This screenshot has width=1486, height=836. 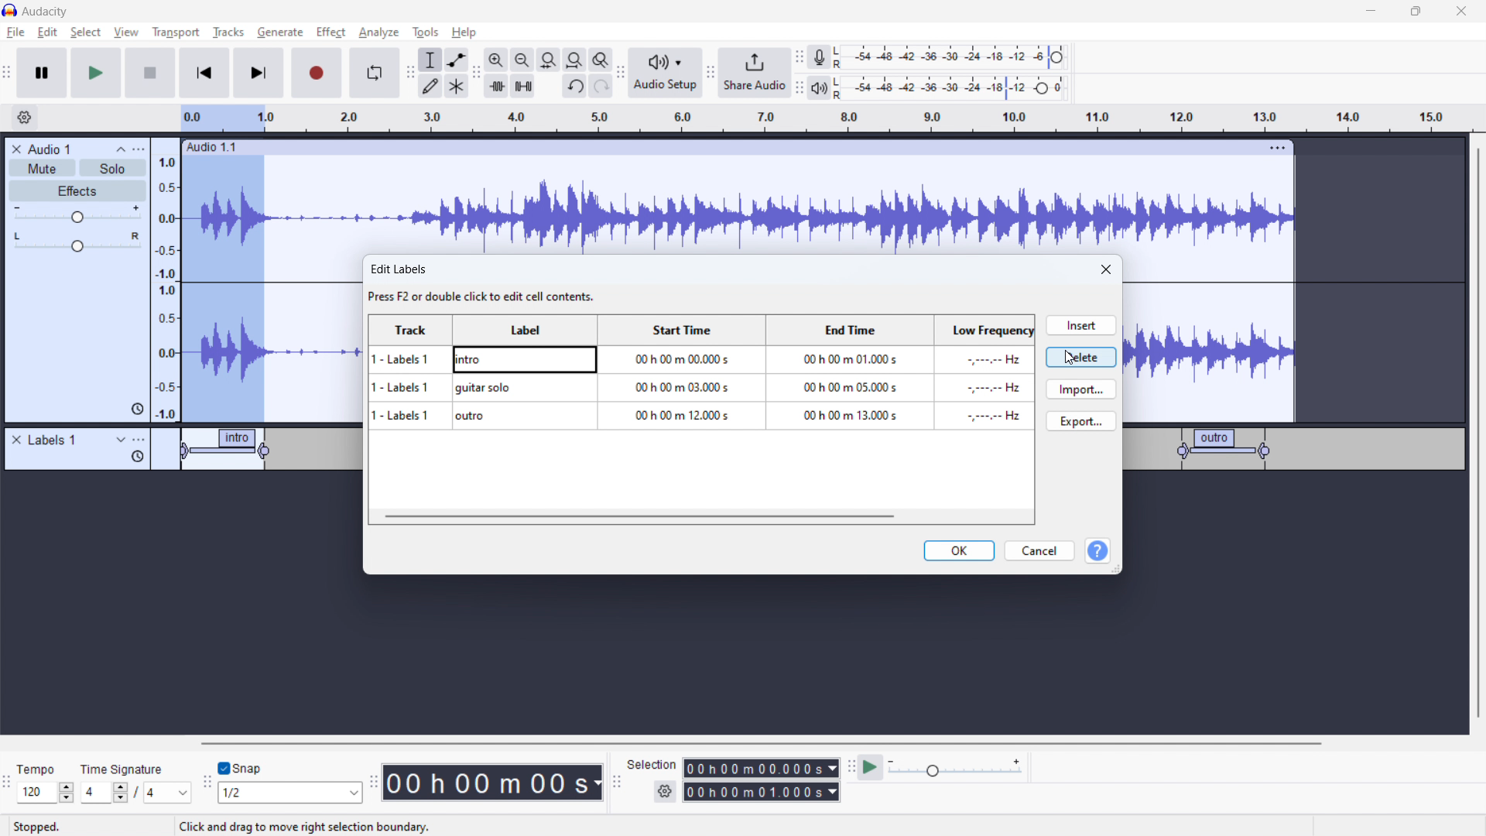 I want to click on selection end time, so click(x=762, y=792).